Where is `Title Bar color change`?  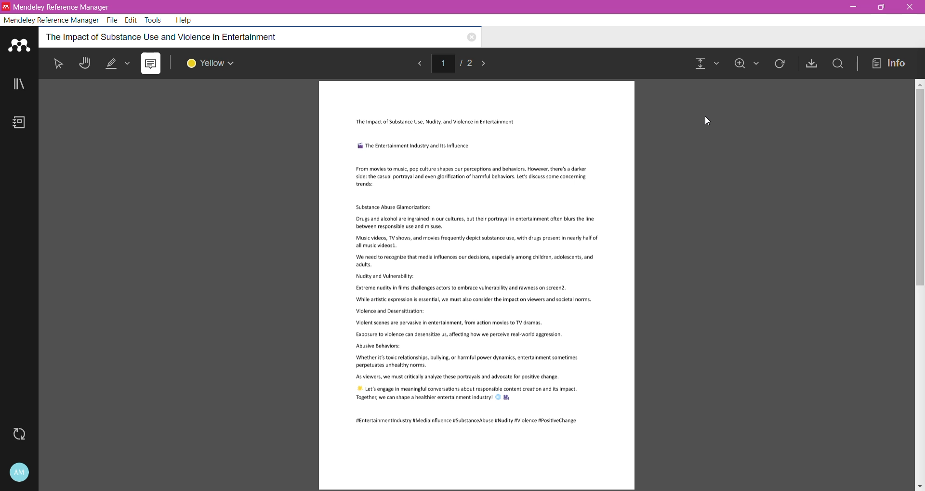
Title Bar color change is located at coordinates (515, 7).